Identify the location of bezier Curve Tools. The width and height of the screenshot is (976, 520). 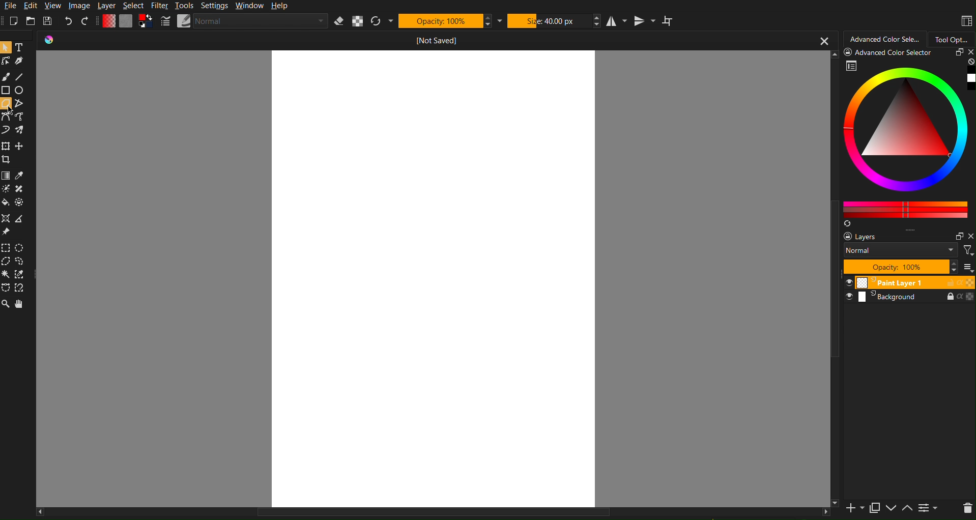
(6, 117).